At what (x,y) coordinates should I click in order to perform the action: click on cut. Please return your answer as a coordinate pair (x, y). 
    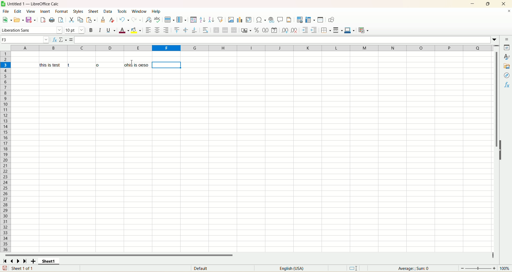
    Looking at the image, I should click on (71, 20).